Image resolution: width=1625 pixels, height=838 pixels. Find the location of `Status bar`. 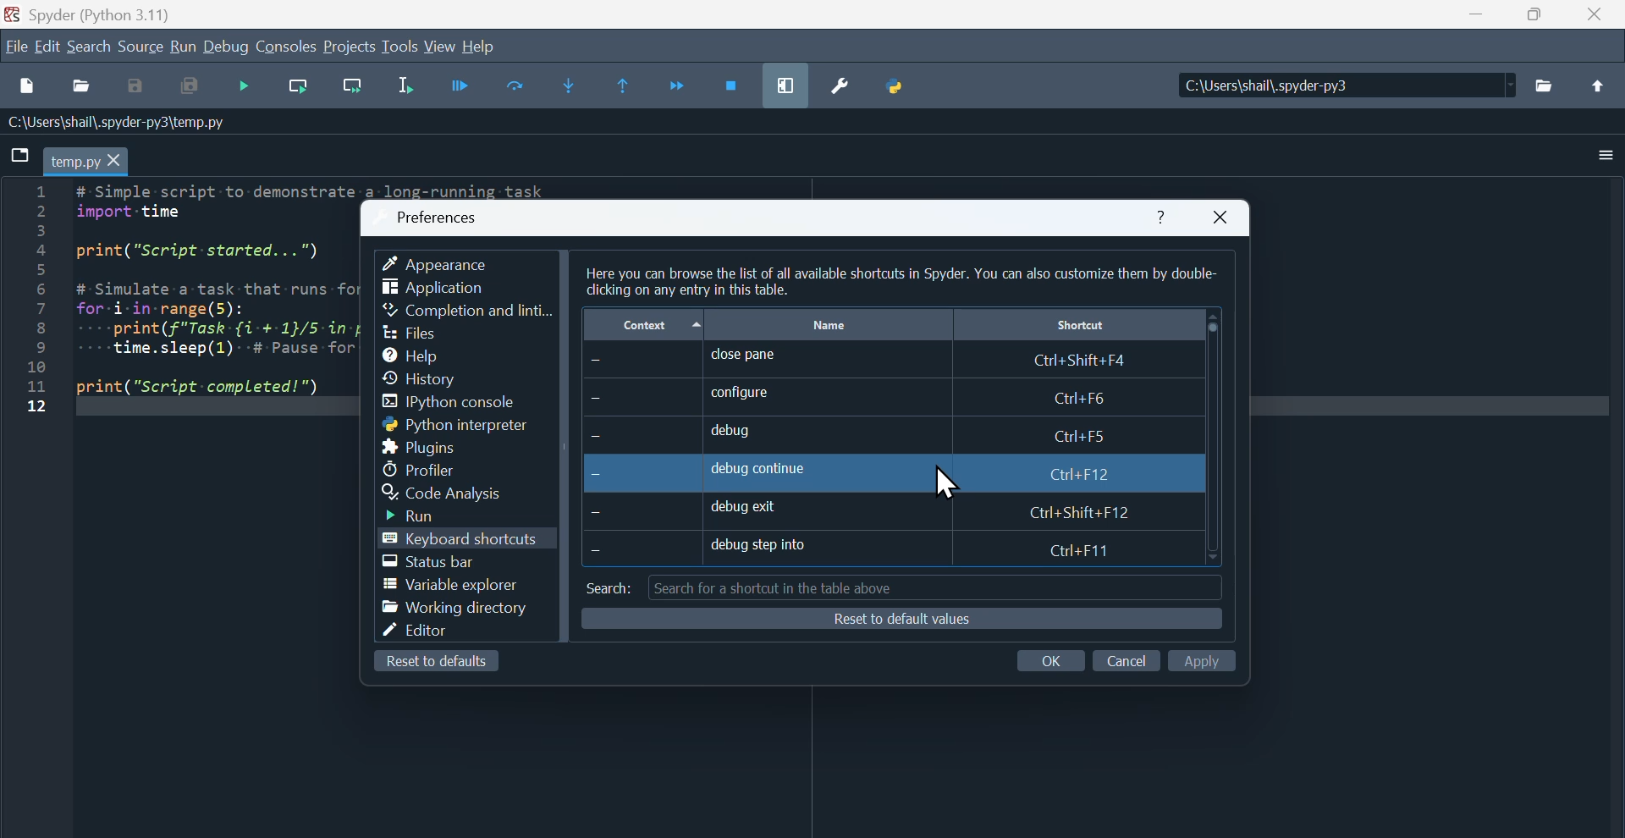

Status bar is located at coordinates (438, 562).